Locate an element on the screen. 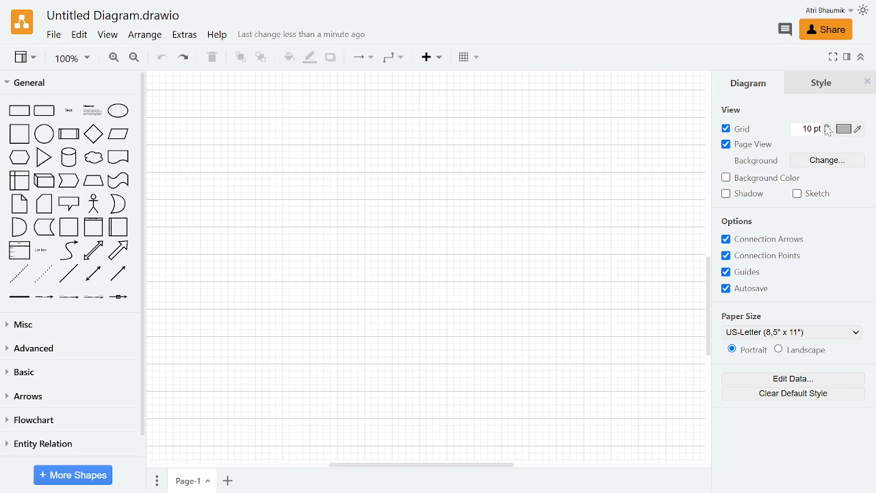 Image resolution: width=876 pixels, height=493 pixels. grid is located at coordinates (740, 128).